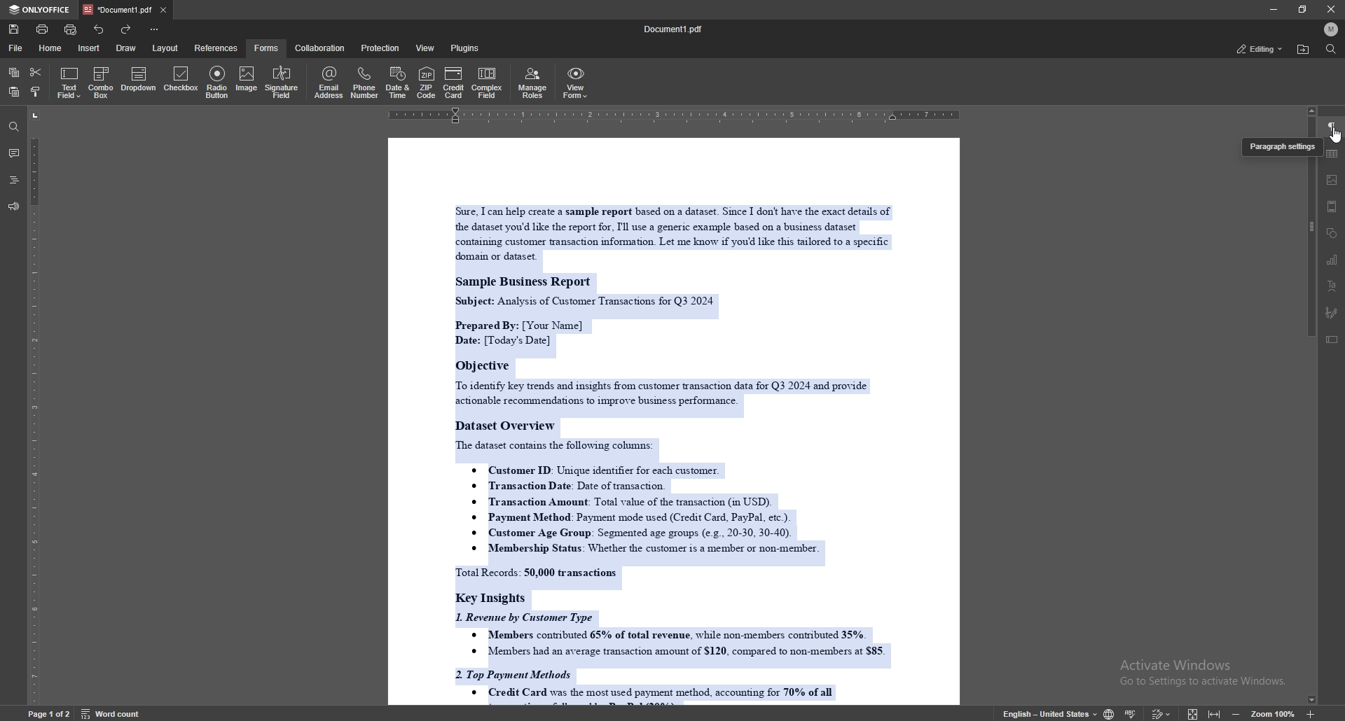 This screenshot has width=1345, height=721. What do you see at coordinates (88, 48) in the screenshot?
I see `insert` at bounding box center [88, 48].